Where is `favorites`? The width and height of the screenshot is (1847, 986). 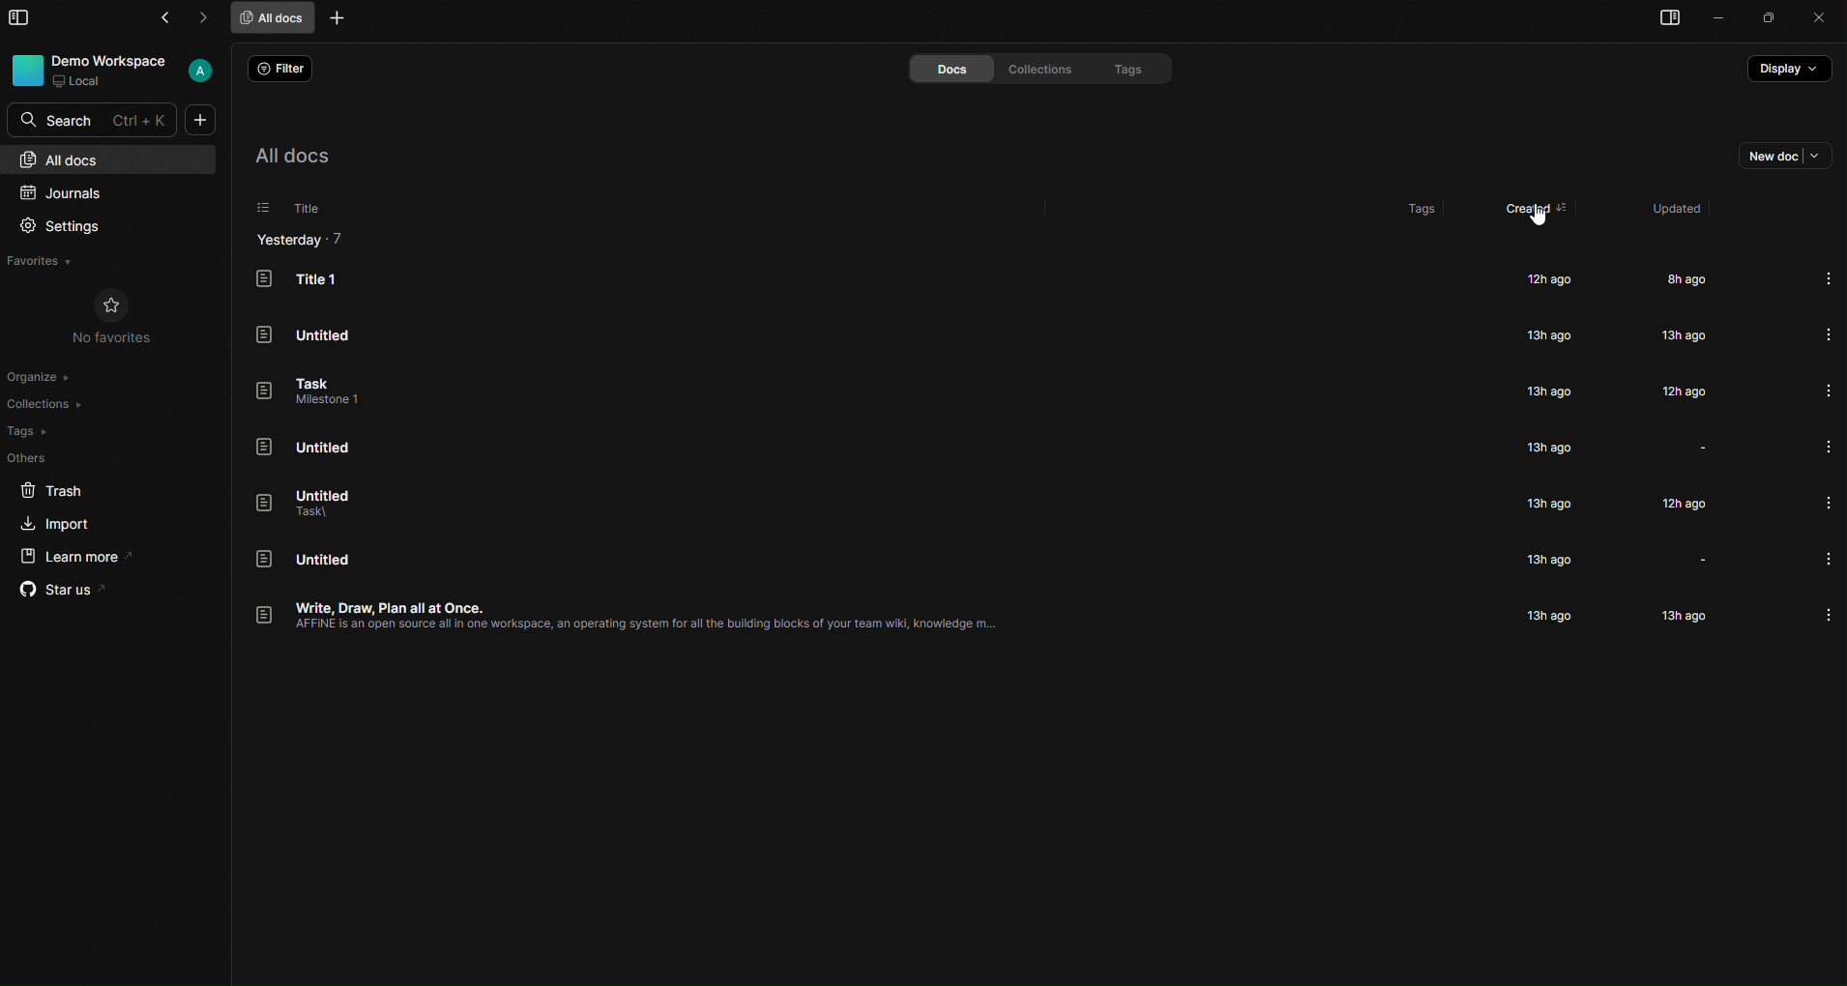 favorites is located at coordinates (40, 262).